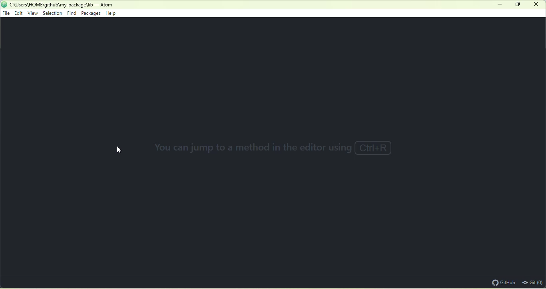 Image resolution: width=546 pixels, height=289 pixels. What do you see at coordinates (91, 14) in the screenshot?
I see `packages` at bounding box center [91, 14].